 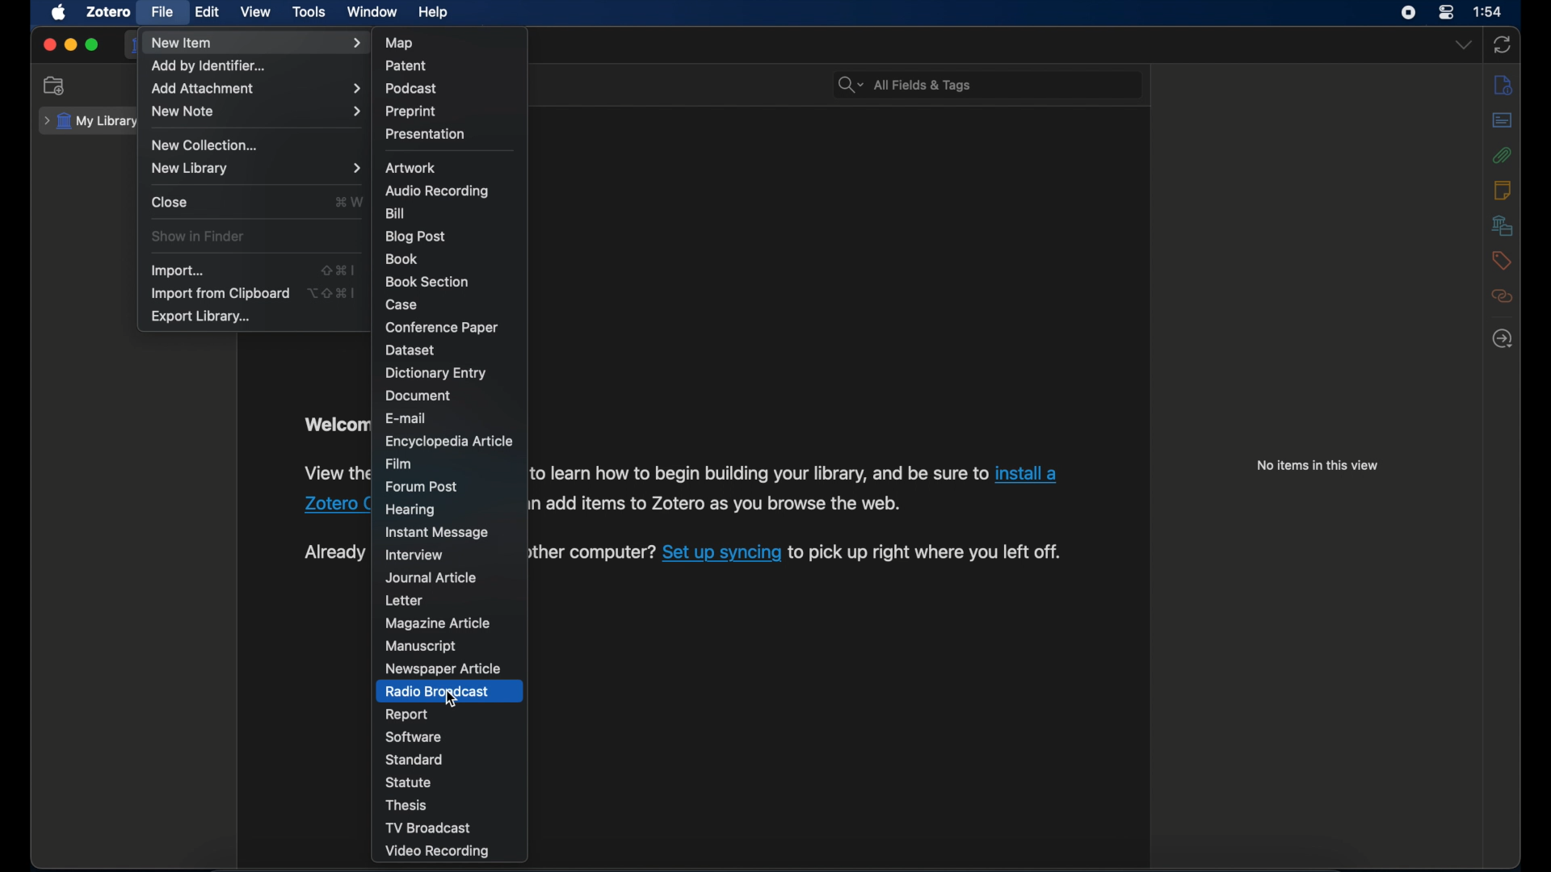 I want to click on document, so click(x=417, y=396).